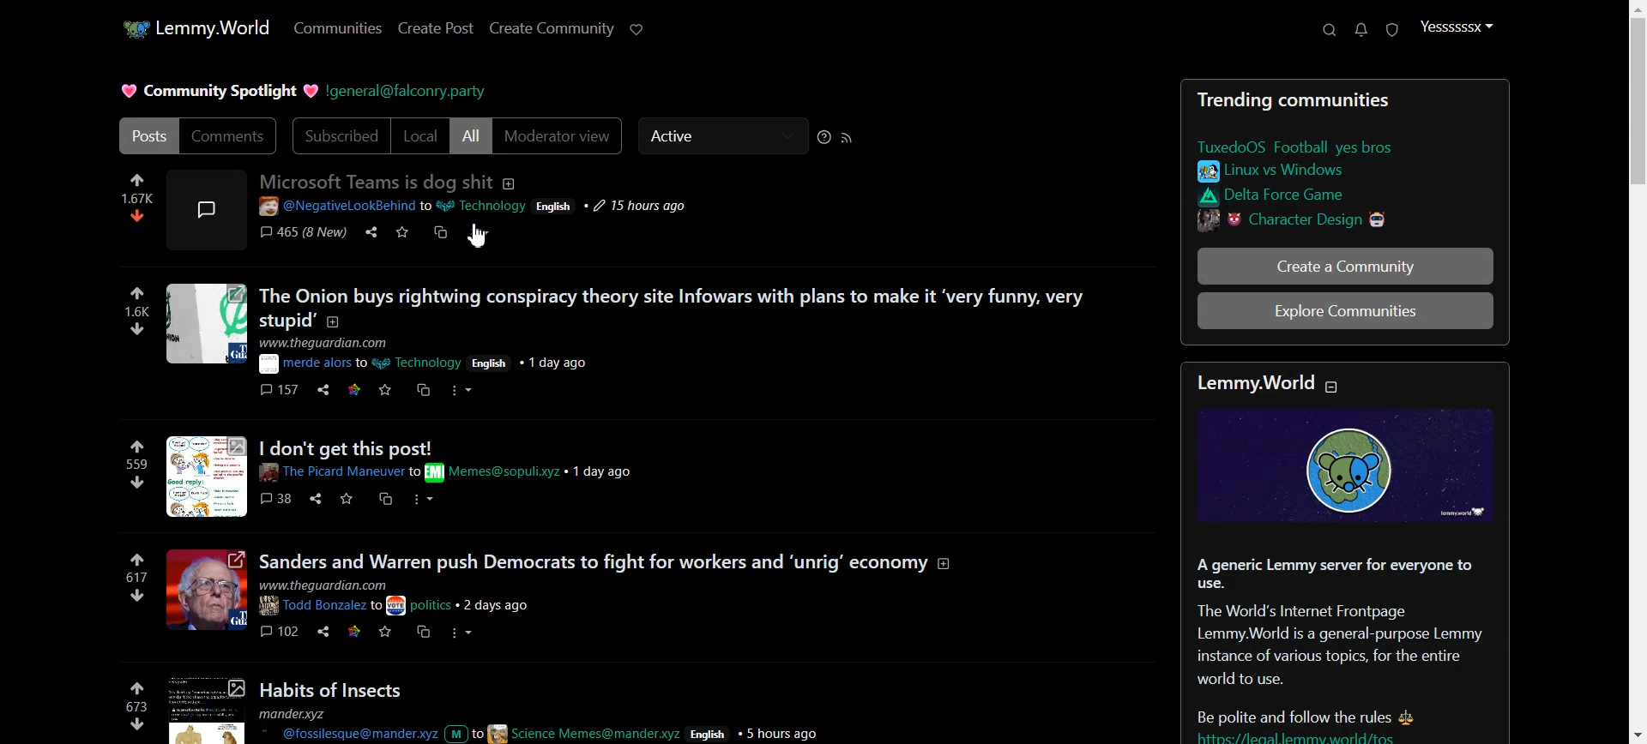 Image resolution: width=1647 pixels, height=744 pixels. What do you see at coordinates (388, 632) in the screenshot?
I see `save` at bounding box center [388, 632].